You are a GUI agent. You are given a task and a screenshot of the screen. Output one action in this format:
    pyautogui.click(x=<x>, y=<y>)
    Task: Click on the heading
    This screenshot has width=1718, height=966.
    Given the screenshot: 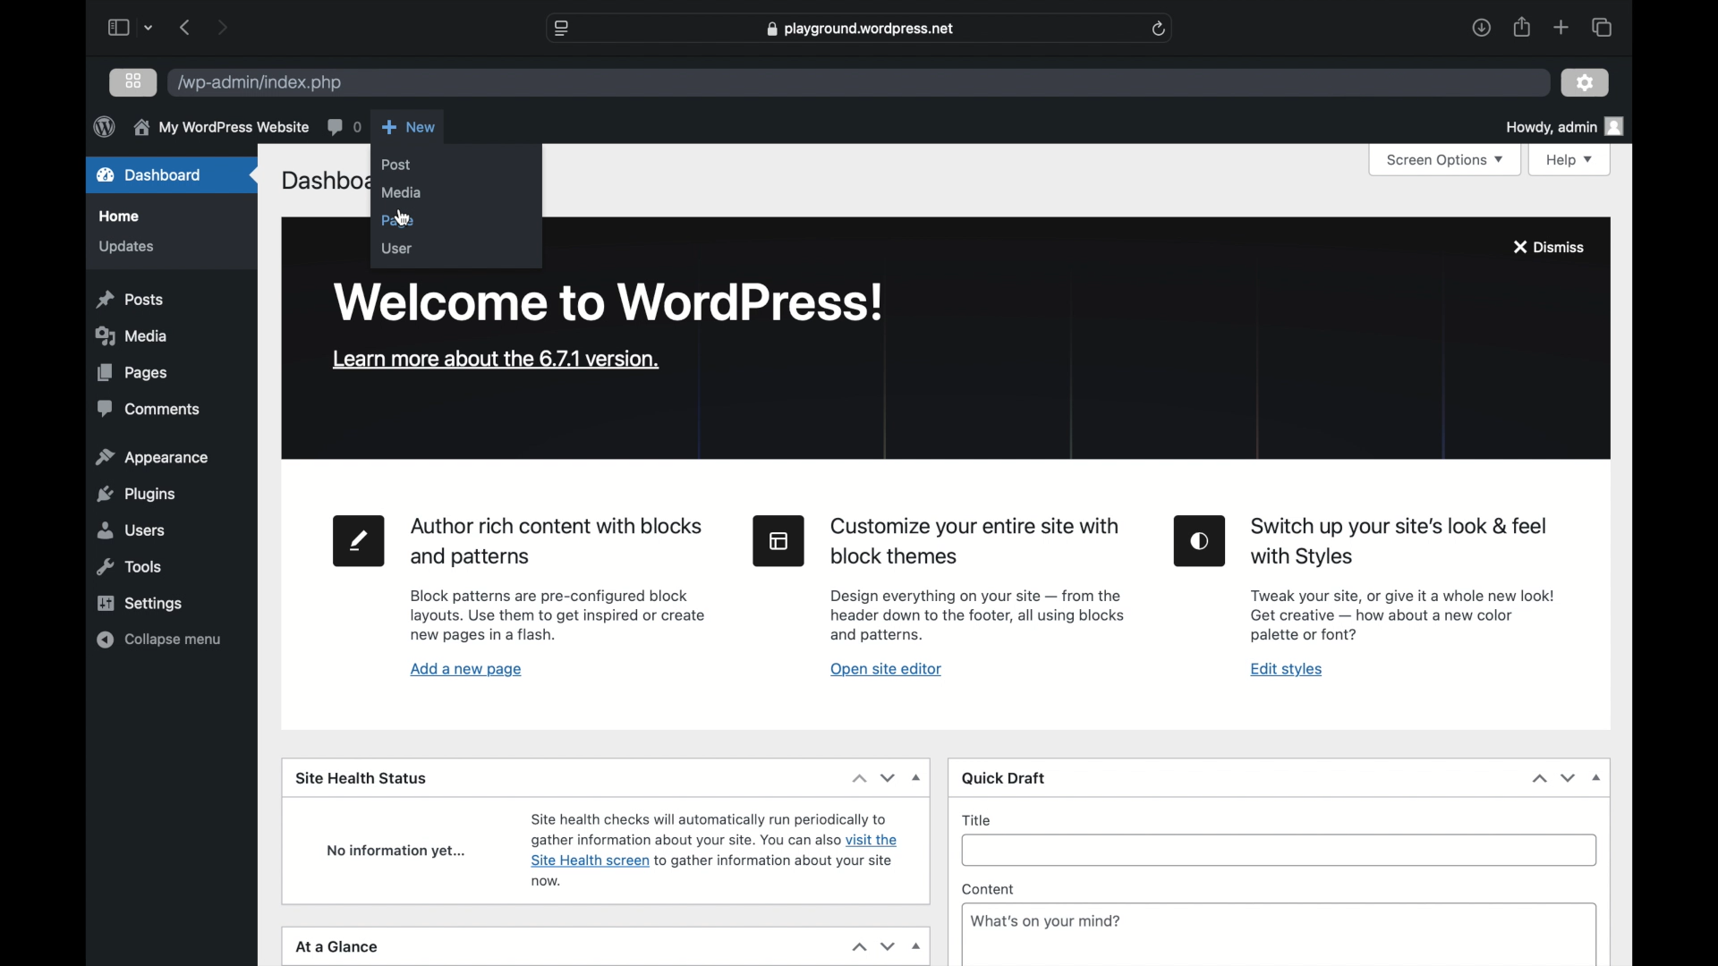 What is the action you would take?
    pyautogui.click(x=559, y=543)
    